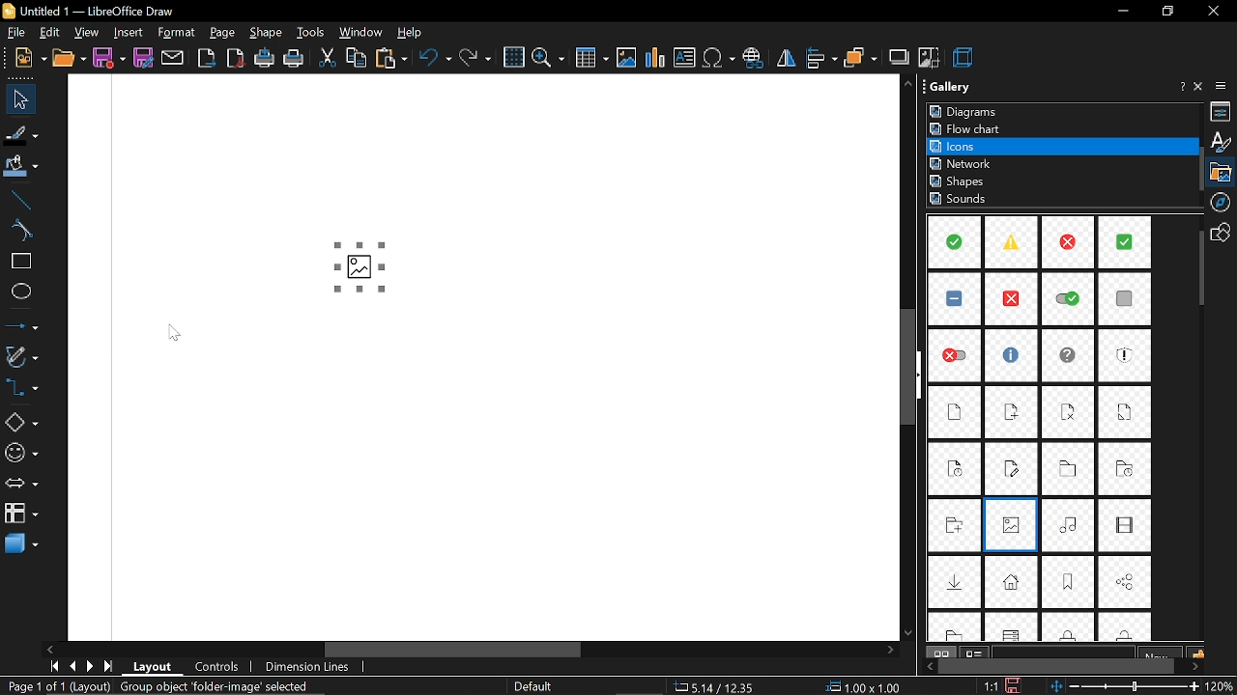  I want to click on horizontal scrollbar, so click(609, 650).